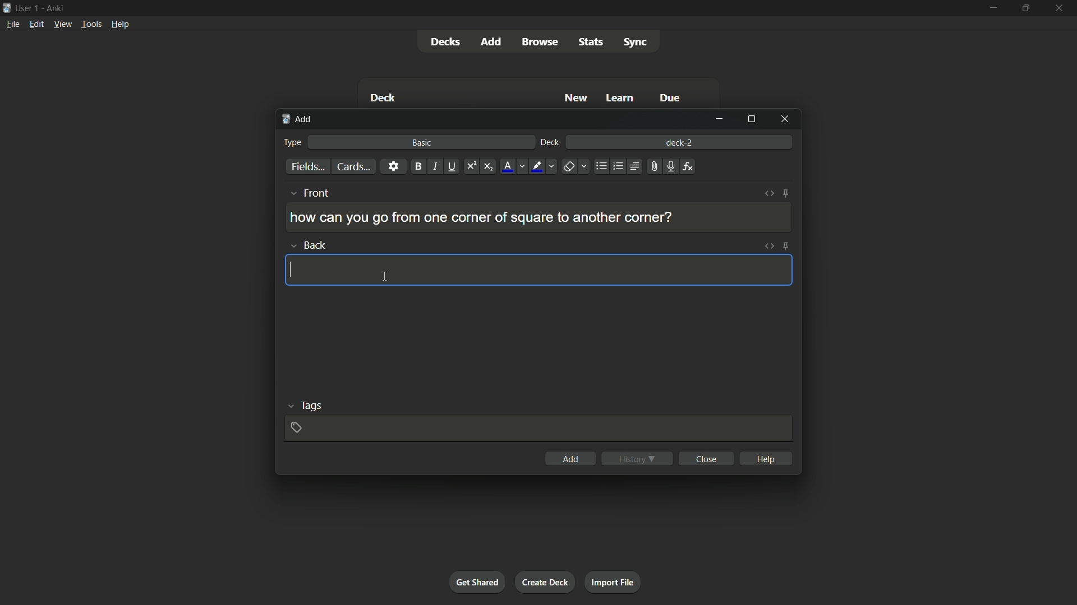  I want to click on sync, so click(636, 43).